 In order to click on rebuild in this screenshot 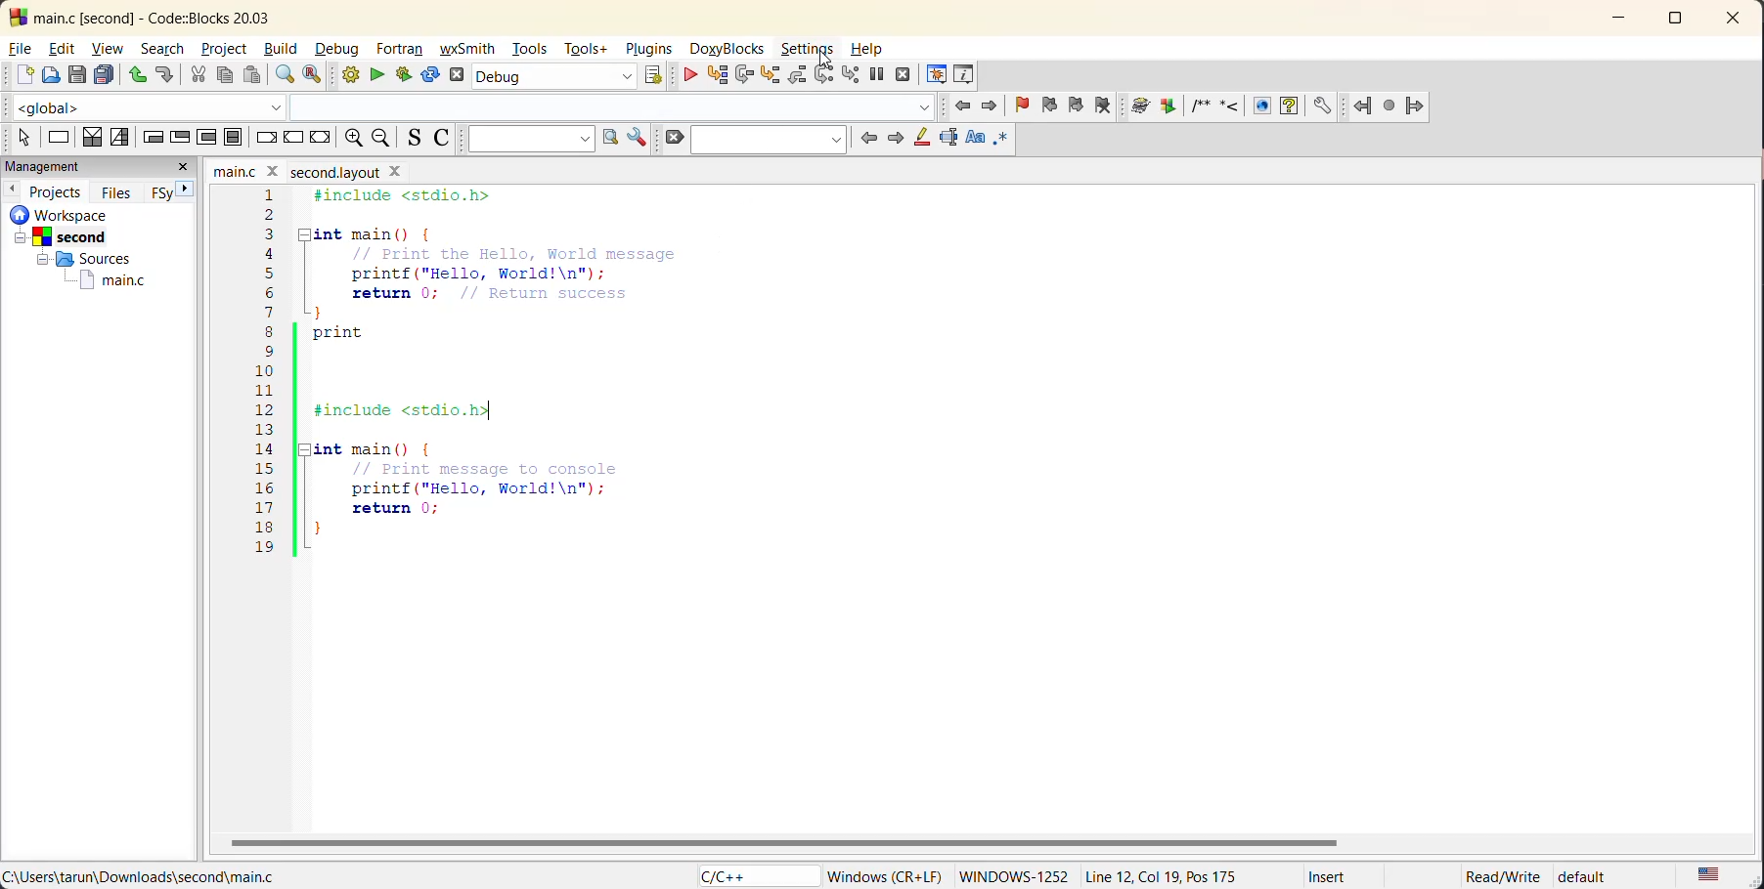, I will do `click(432, 75)`.